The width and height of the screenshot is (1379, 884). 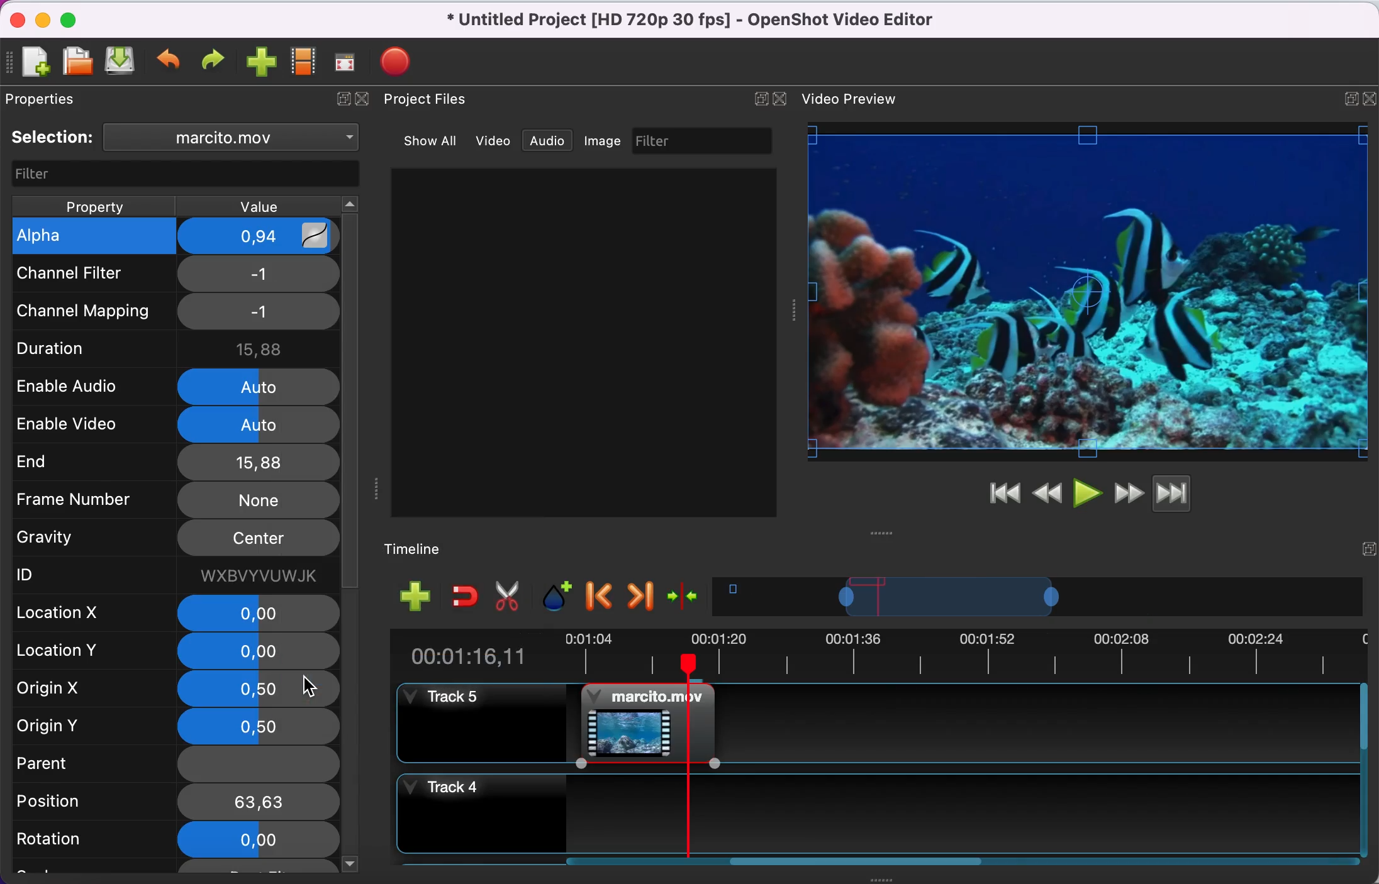 I want to click on close, so click(x=362, y=98).